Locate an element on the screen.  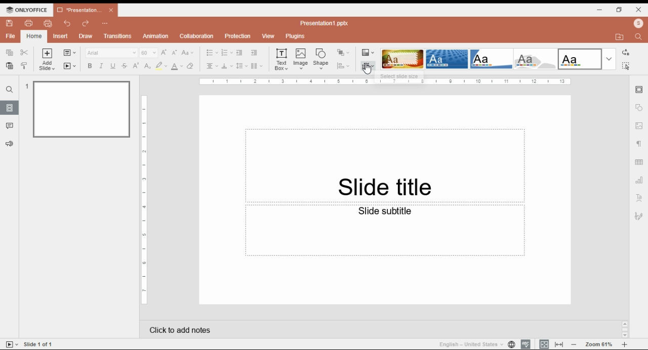
file is located at coordinates (11, 36).